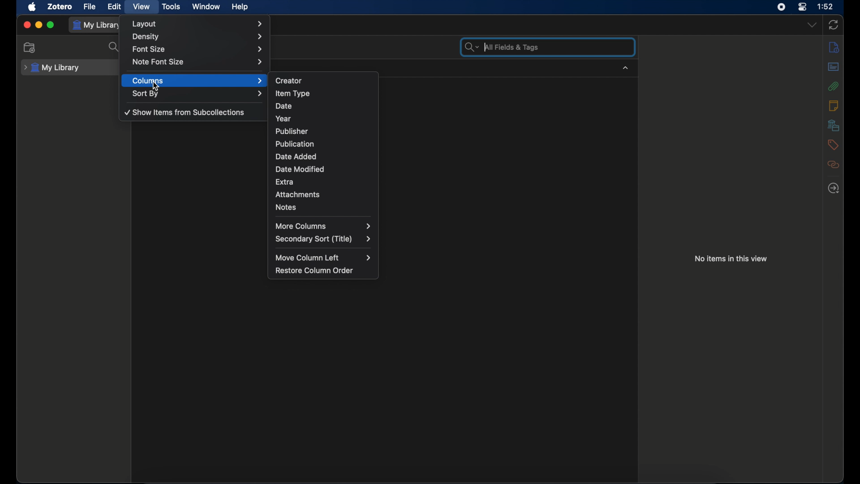  What do you see at coordinates (39, 24) in the screenshot?
I see `minimize` at bounding box center [39, 24].